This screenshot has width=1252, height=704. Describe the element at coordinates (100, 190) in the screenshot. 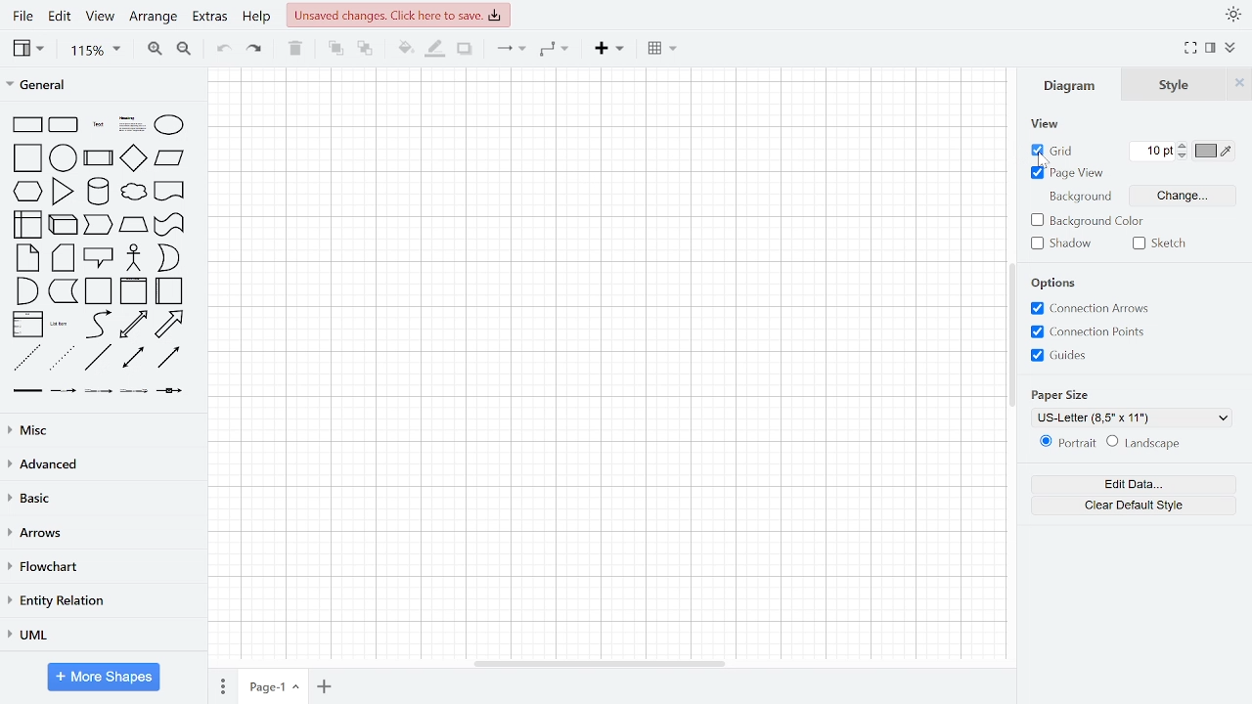

I see `cylinder` at that location.